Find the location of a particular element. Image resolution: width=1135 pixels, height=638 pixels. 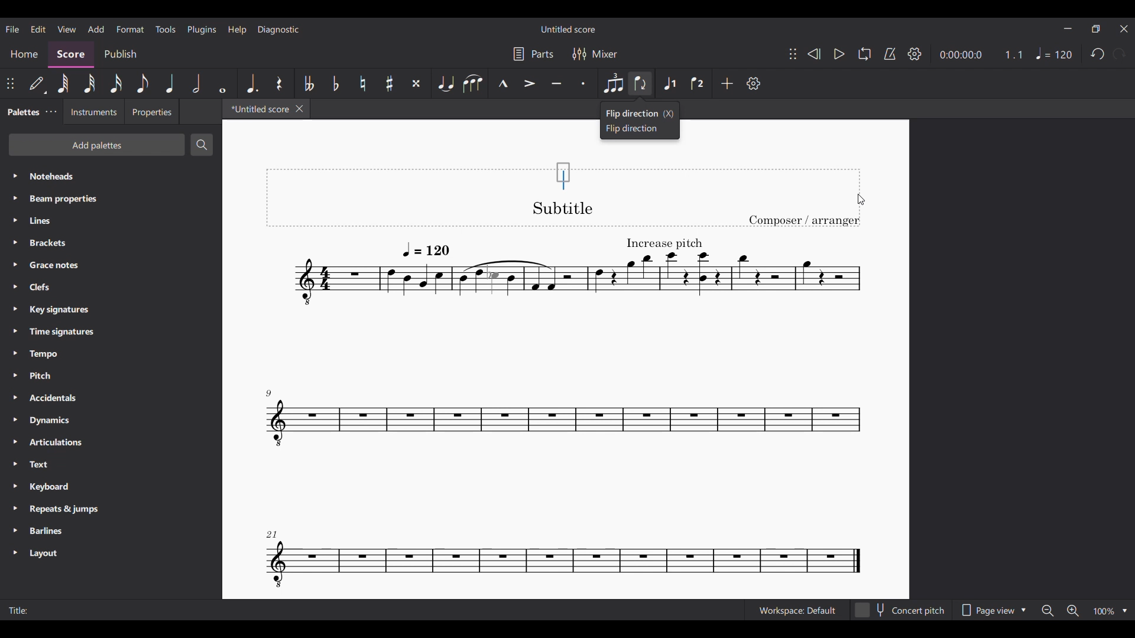

Toggle double sharp is located at coordinates (416, 83).